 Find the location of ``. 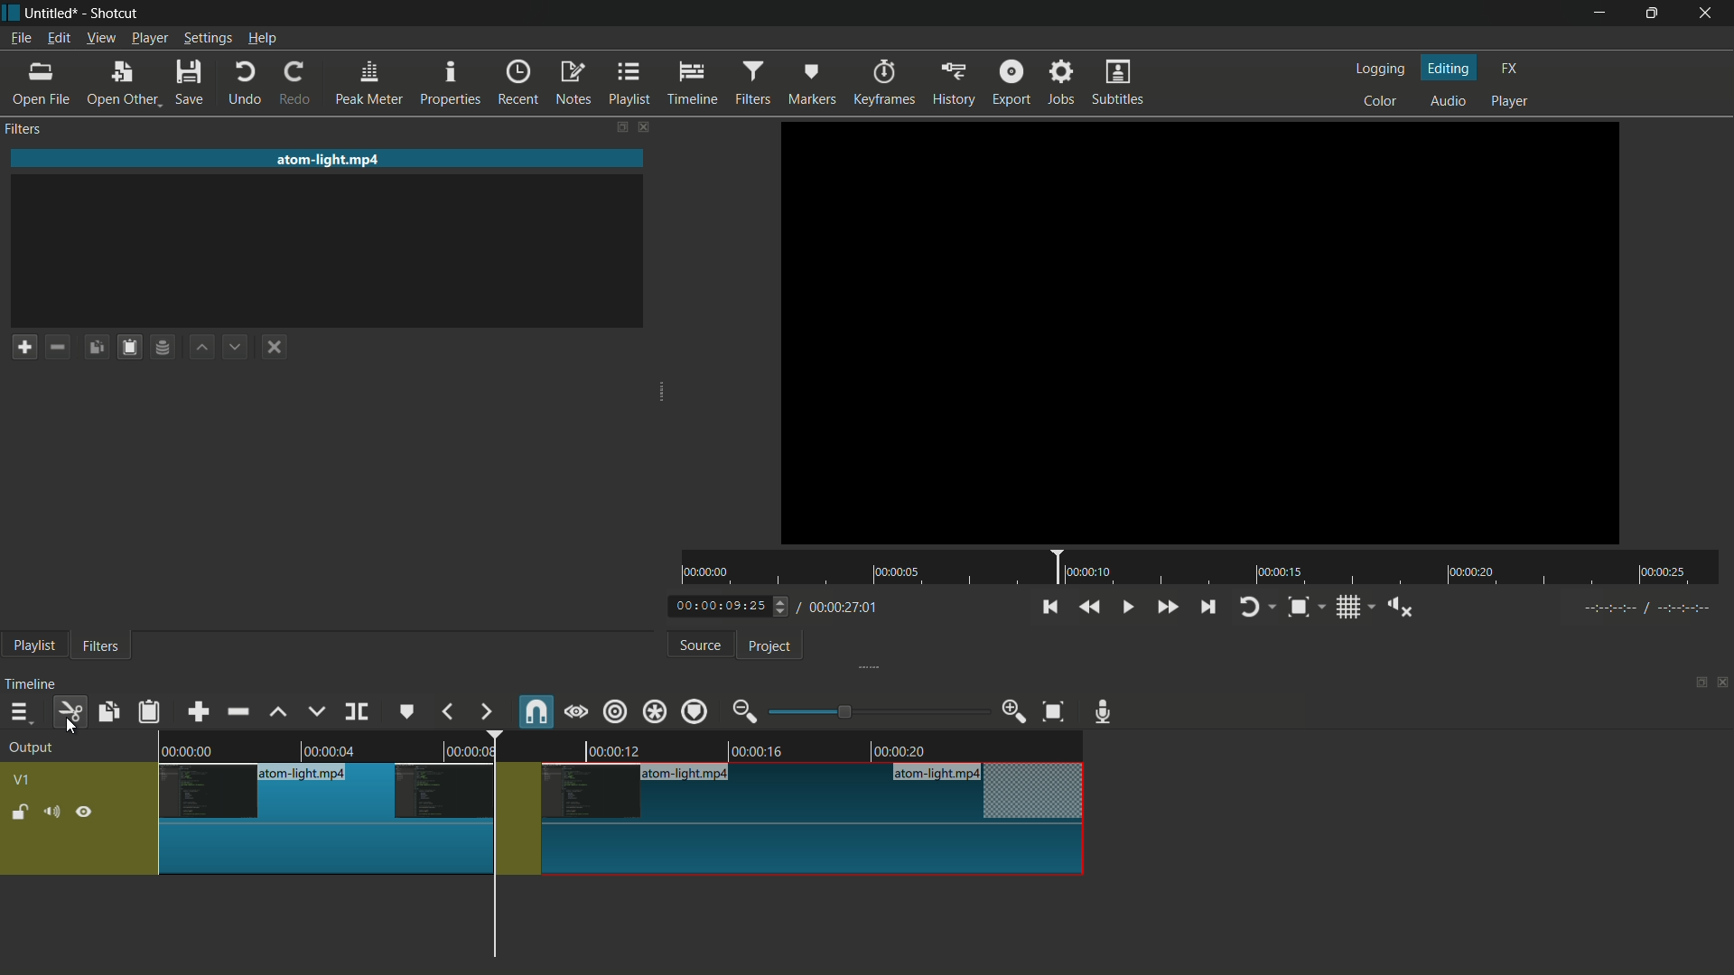

 is located at coordinates (1642, 611).